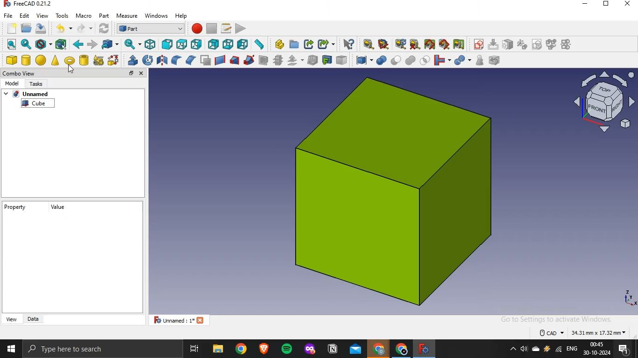  I want to click on volume, so click(524, 349).